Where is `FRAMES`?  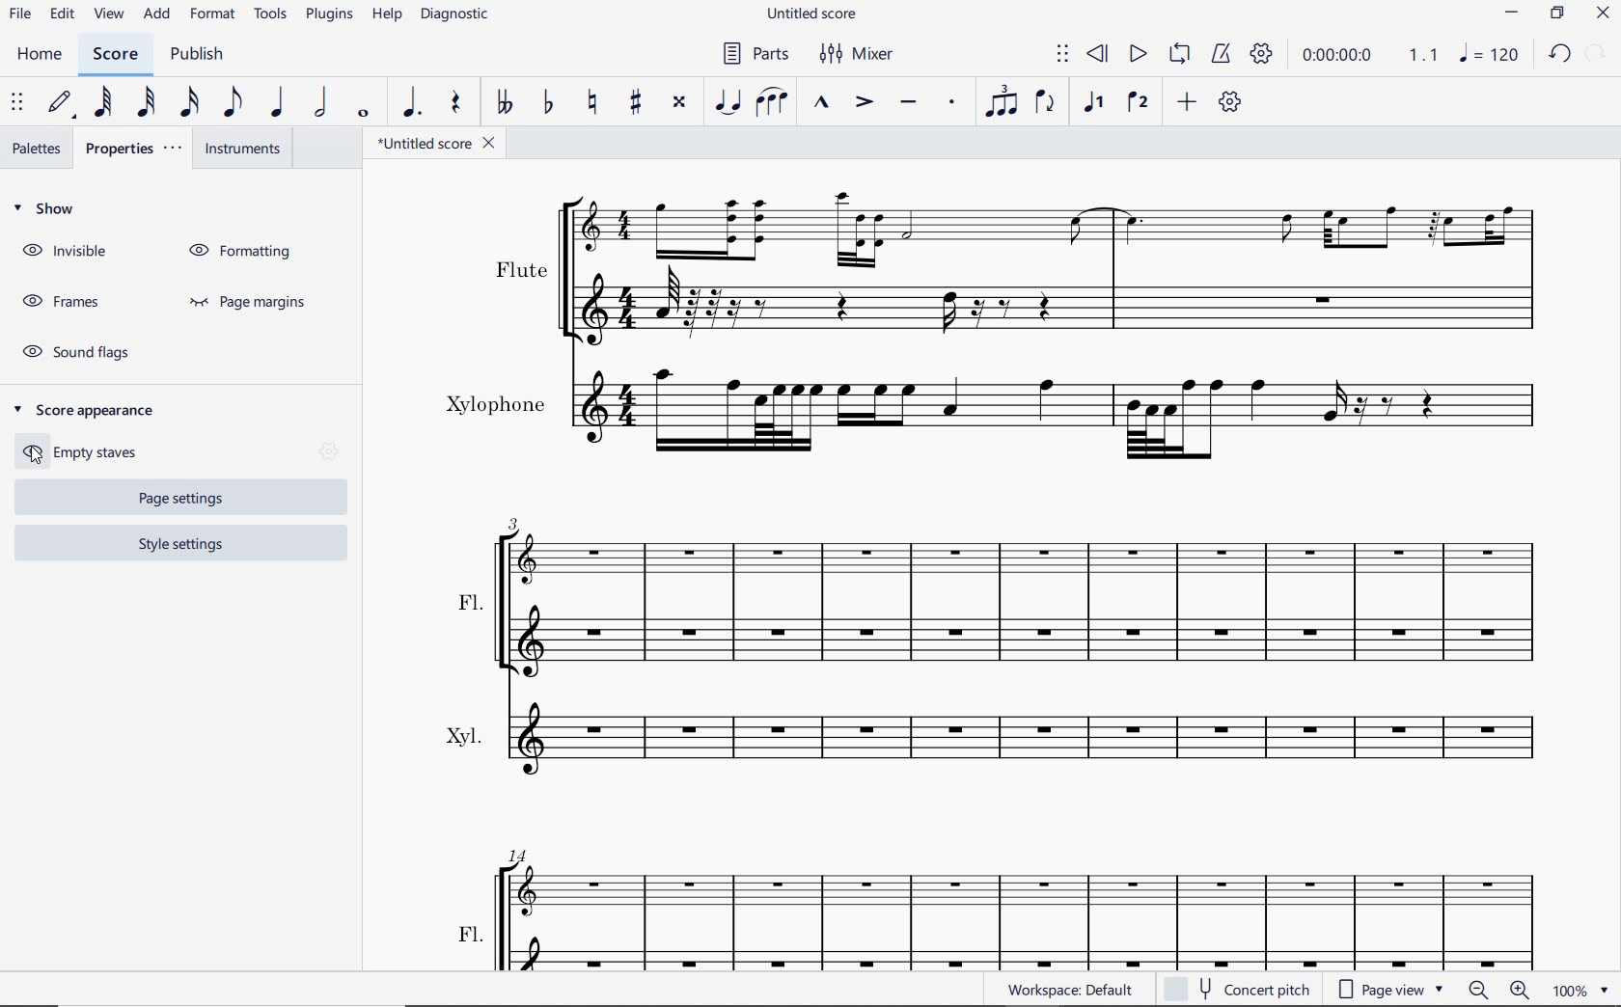
FRAMES is located at coordinates (59, 298).